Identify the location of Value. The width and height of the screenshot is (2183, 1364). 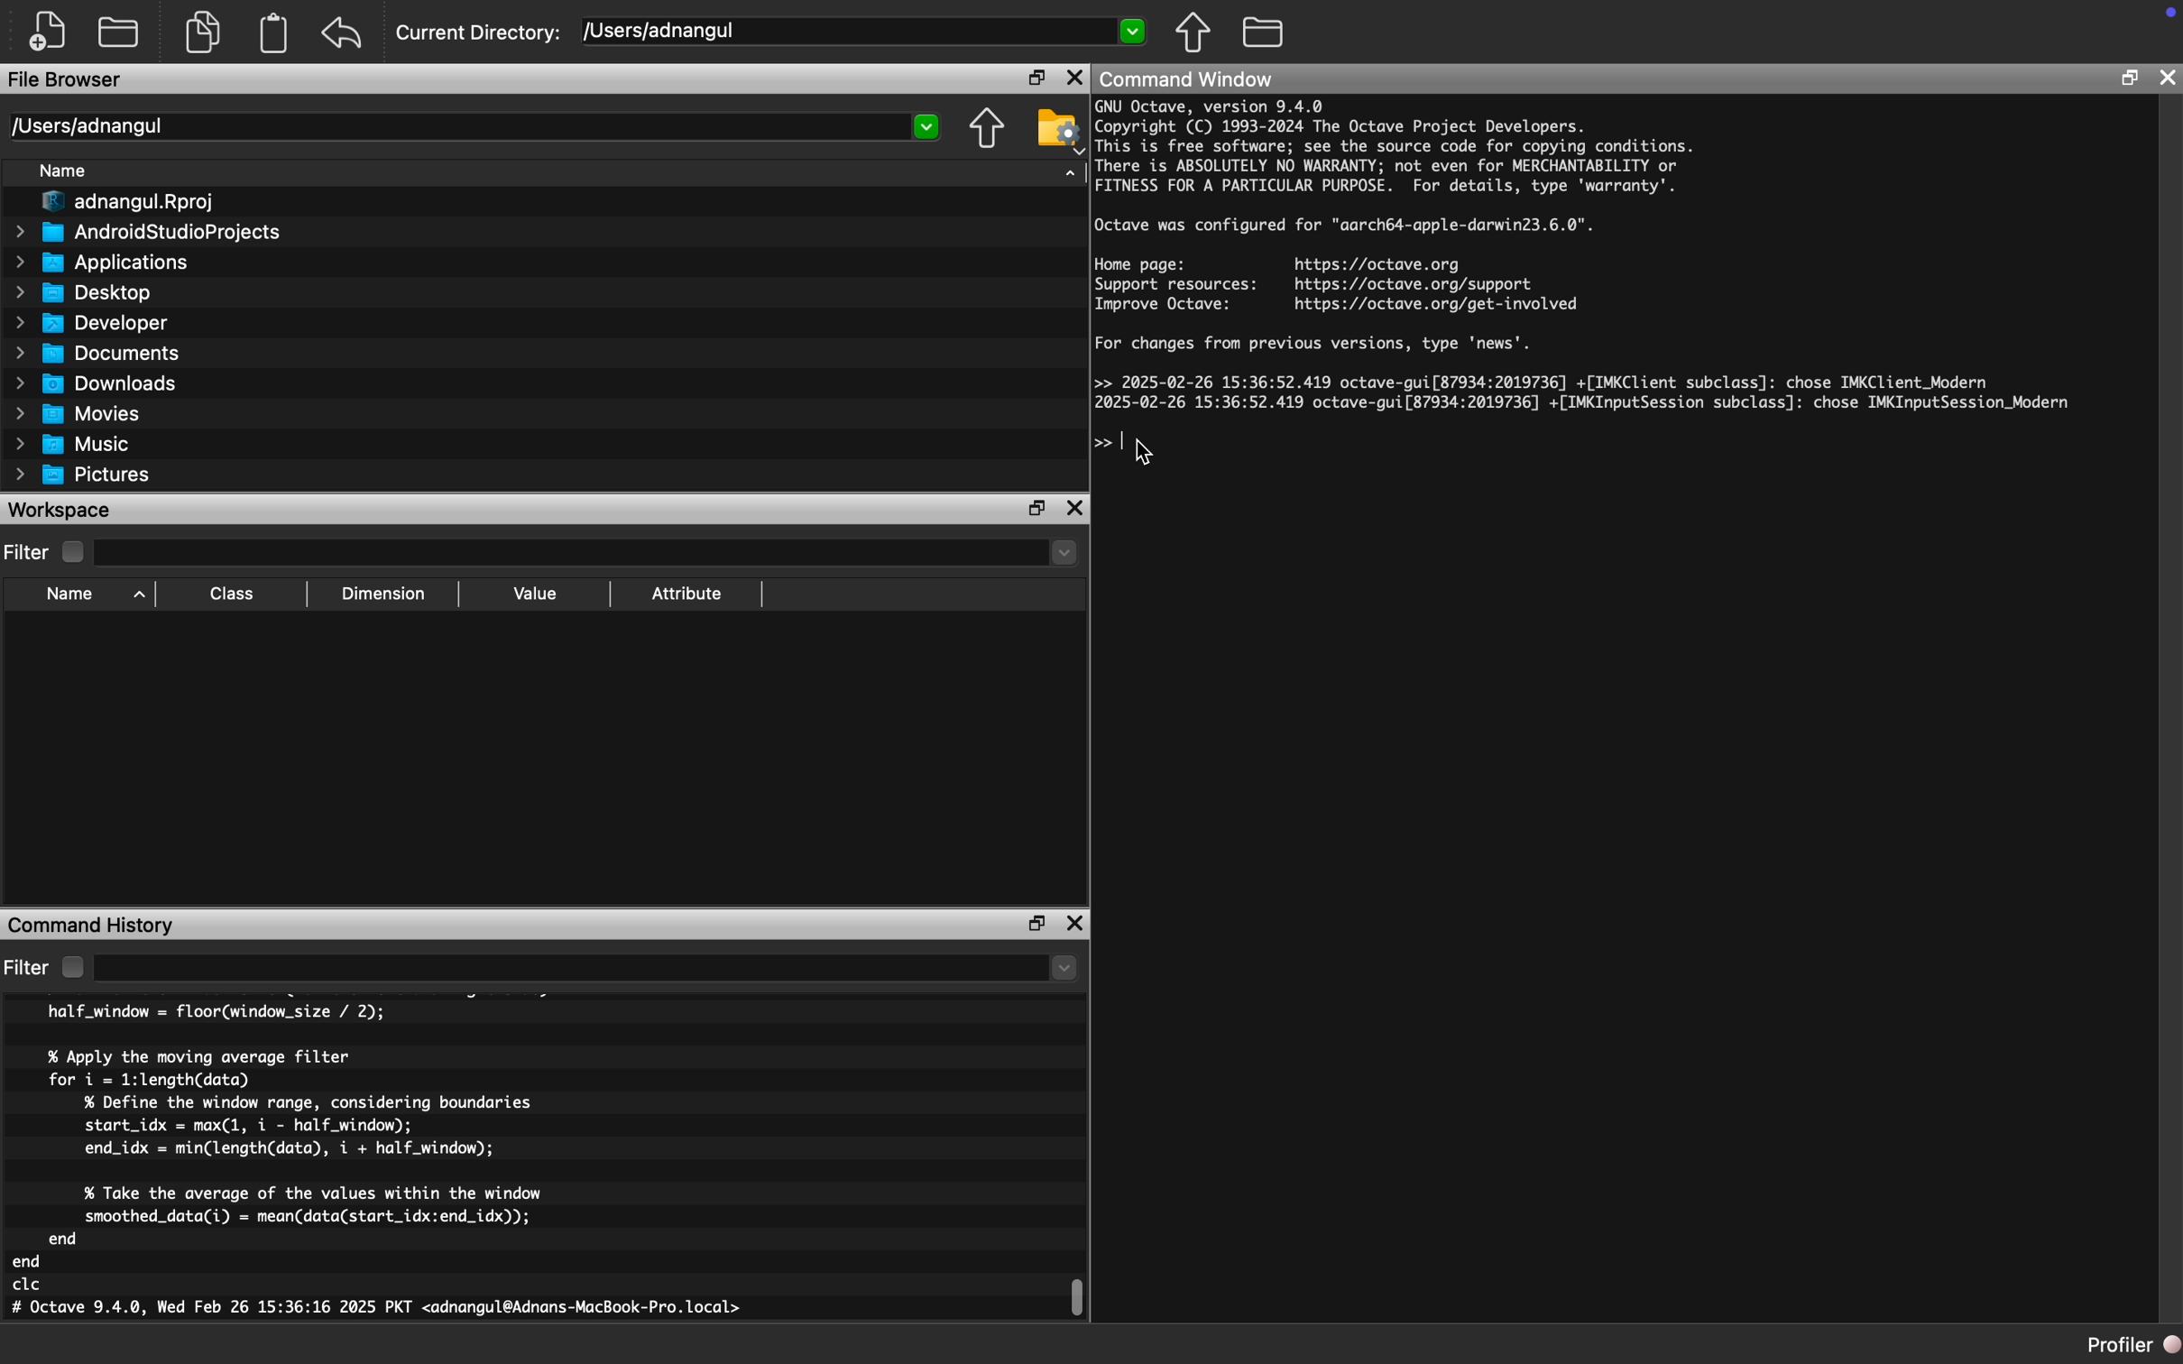
(533, 594).